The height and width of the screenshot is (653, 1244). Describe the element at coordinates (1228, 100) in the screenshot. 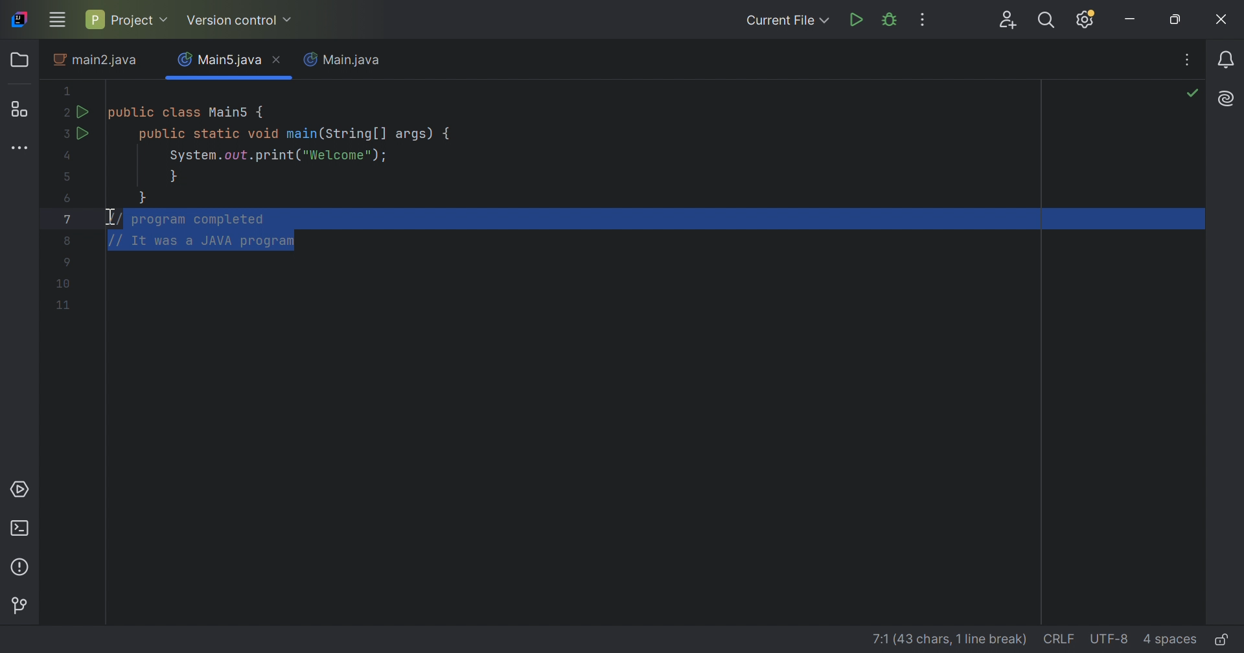

I see `AI Assistant` at that location.